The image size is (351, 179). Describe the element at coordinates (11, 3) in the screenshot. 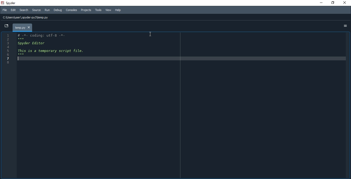

I see `spyder` at that location.